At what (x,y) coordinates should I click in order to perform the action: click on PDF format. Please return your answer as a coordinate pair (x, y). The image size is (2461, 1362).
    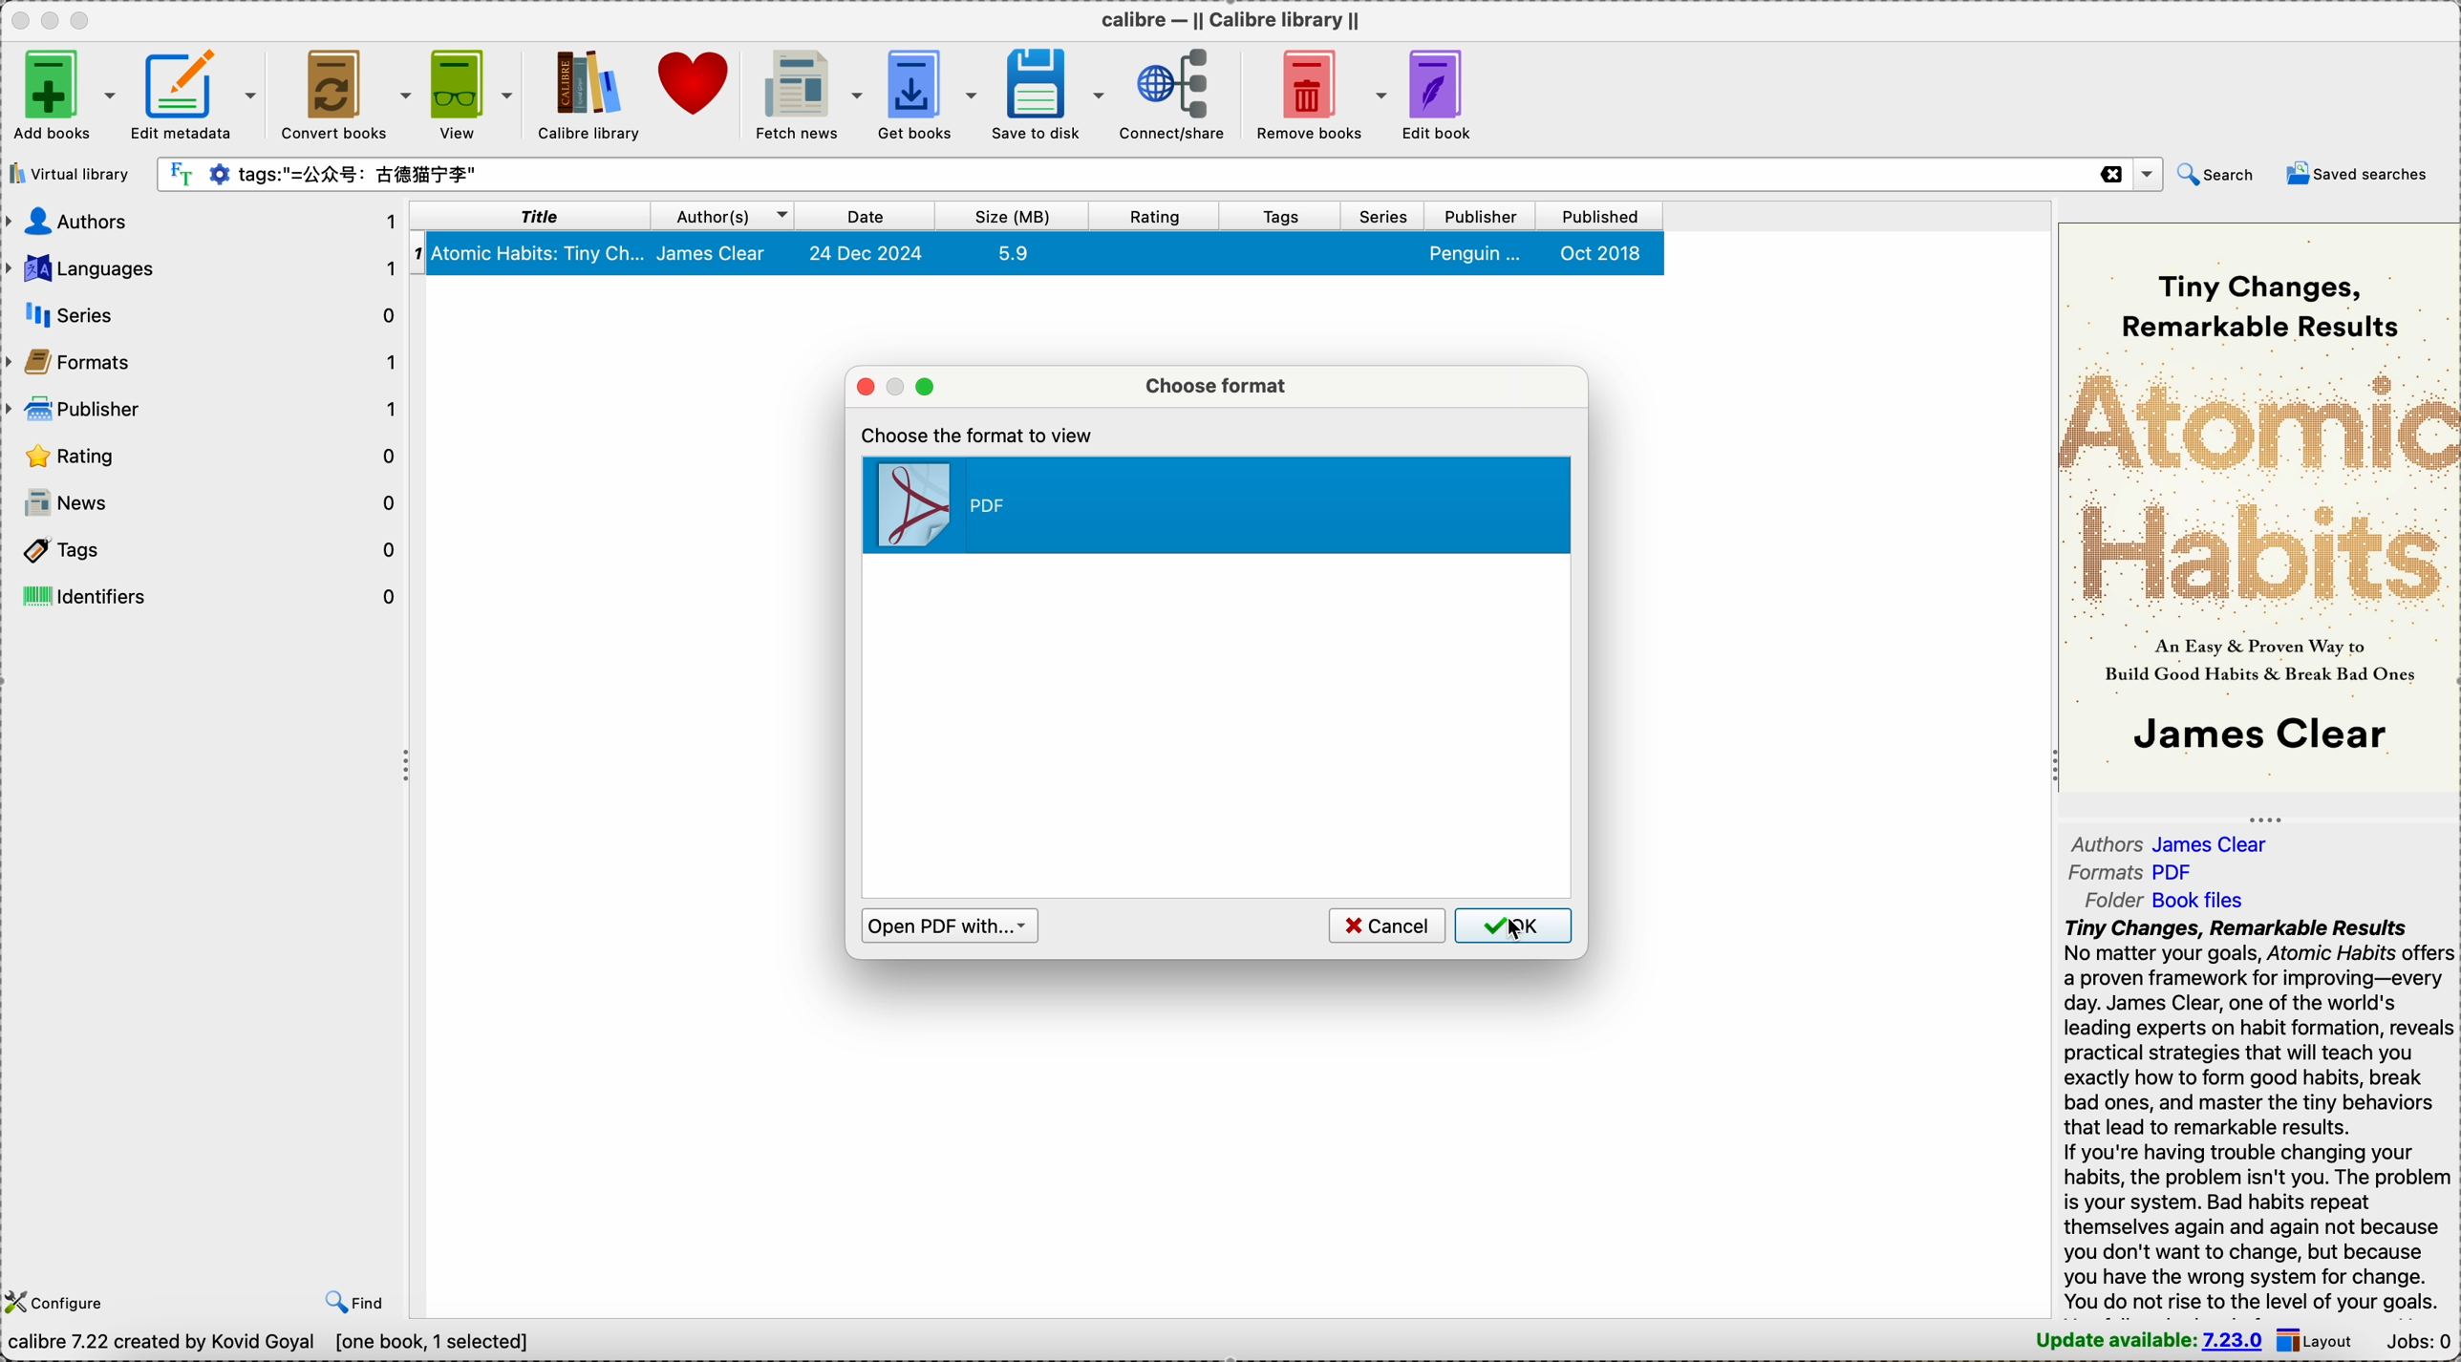
    Looking at the image, I should click on (1217, 505).